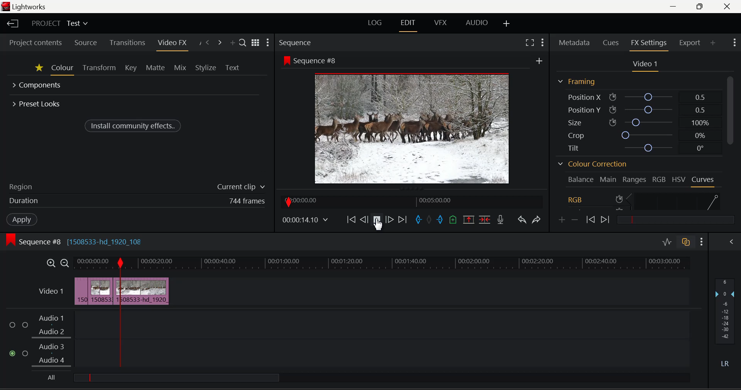 The width and height of the screenshot is (741, 390). I want to click on Mix, so click(181, 68).